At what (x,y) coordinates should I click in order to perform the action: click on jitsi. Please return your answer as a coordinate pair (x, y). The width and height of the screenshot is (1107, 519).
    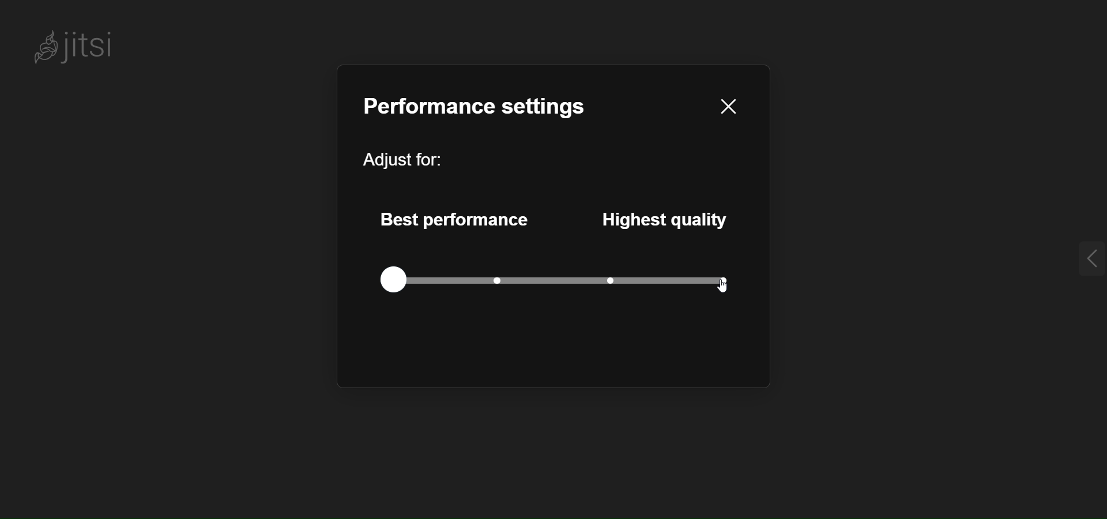
    Looking at the image, I should click on (78, 42).